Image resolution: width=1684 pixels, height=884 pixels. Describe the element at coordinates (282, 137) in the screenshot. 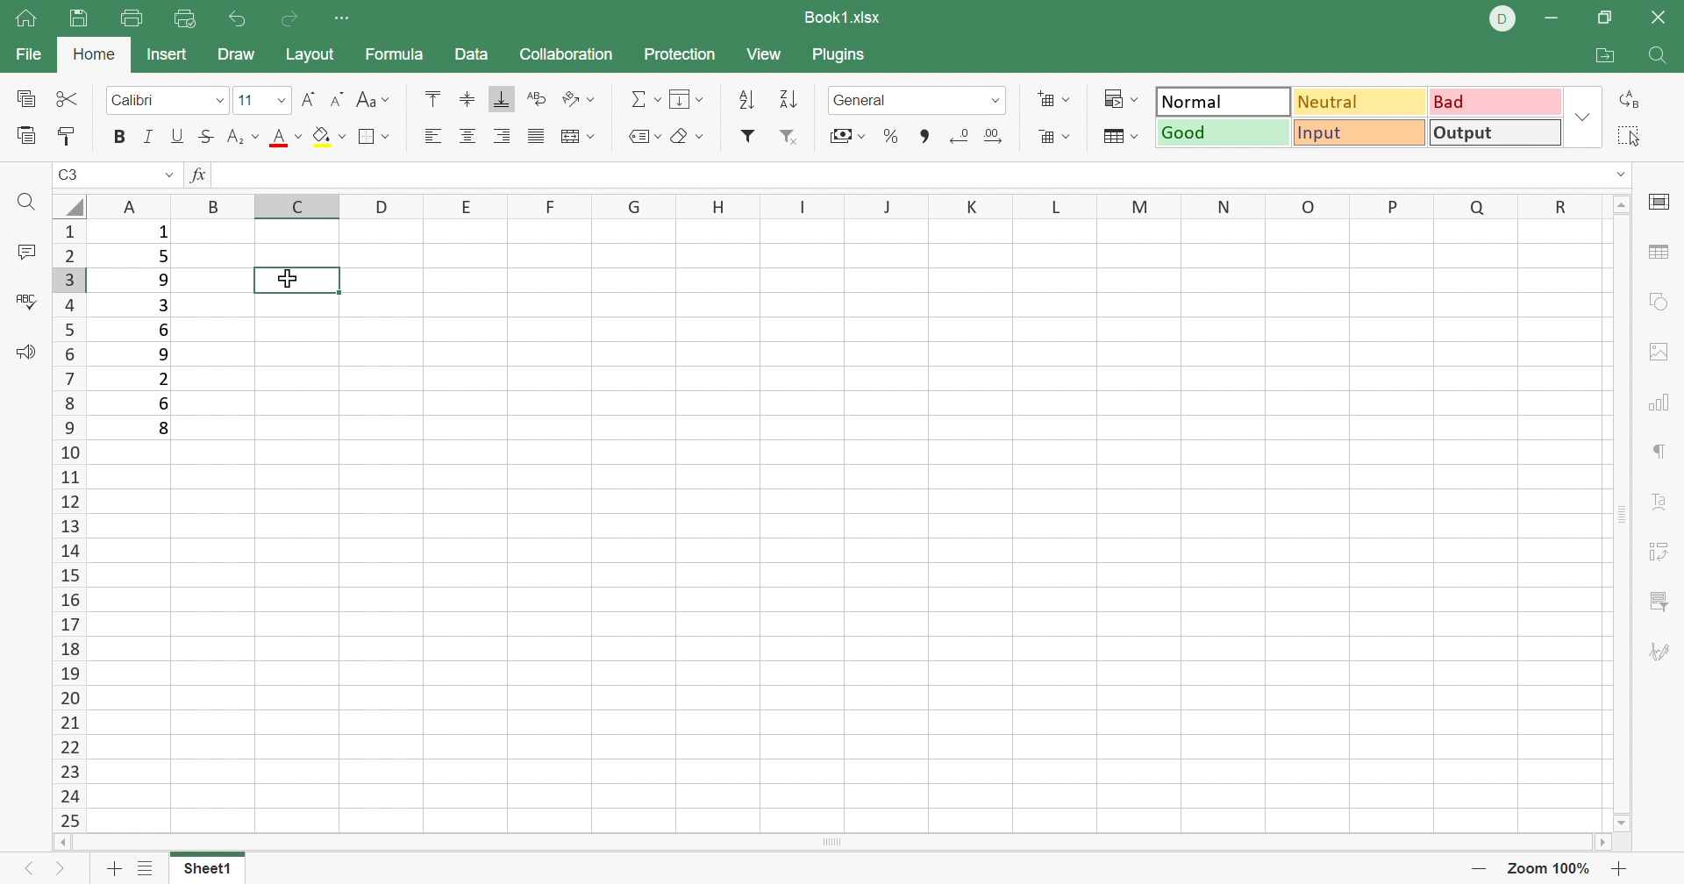

I see `Font color` at that location.